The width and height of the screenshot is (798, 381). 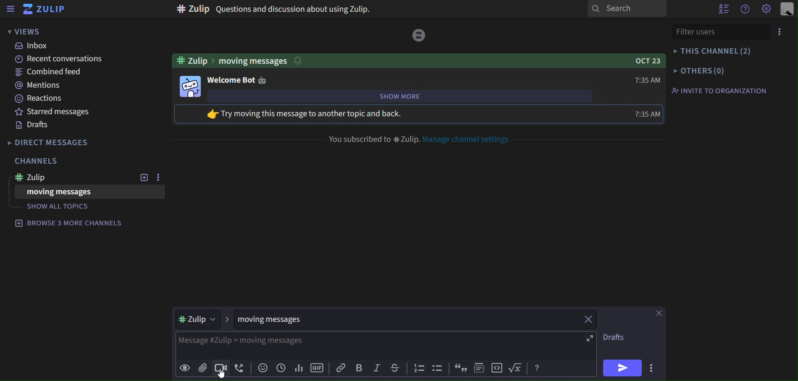 I want to click on more actions, so click(x=651, y=366).